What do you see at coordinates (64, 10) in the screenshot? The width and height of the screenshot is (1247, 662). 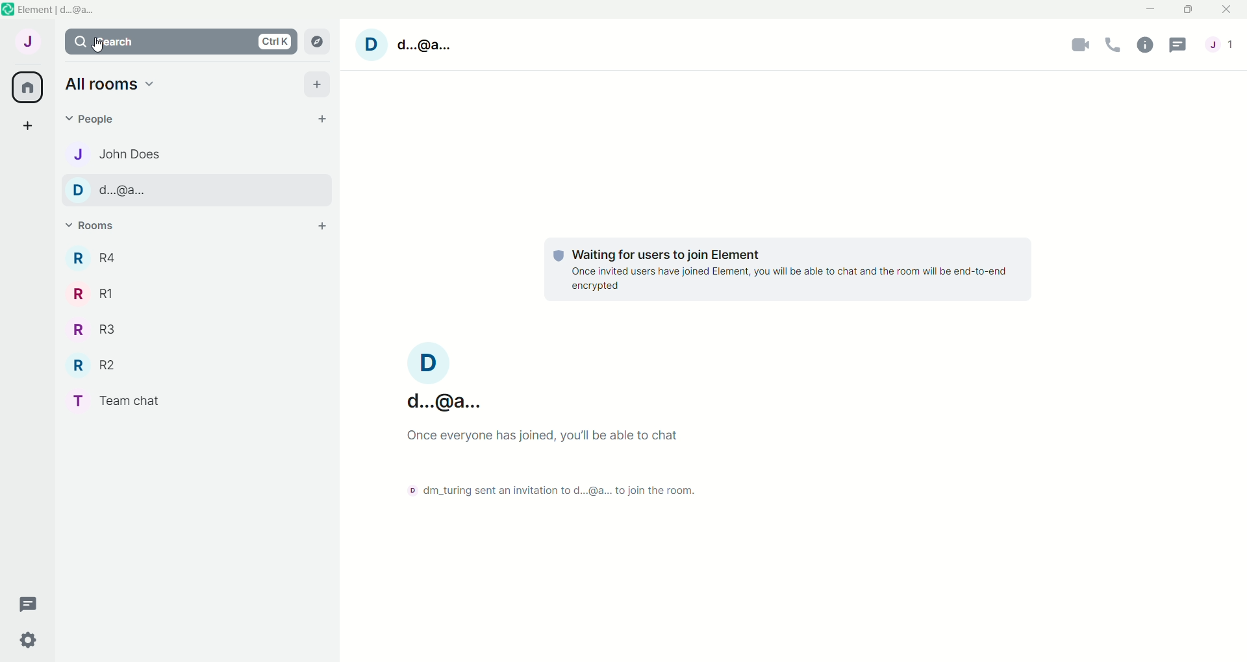 I see `element` at bounding box center [64, 10].